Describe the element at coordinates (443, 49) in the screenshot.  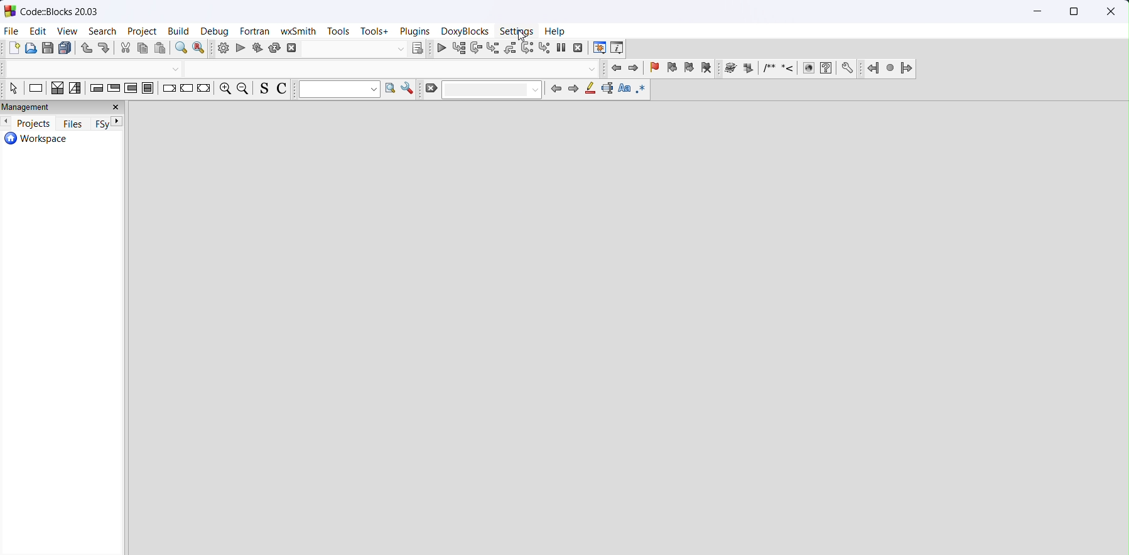
I see `debug/continue` at that location.